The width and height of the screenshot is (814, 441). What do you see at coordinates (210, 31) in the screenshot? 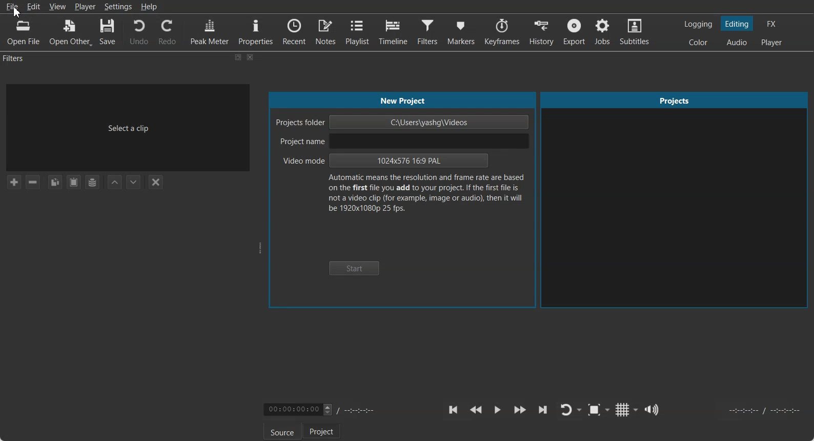
I see `Peak Meter` at bounding box center [210, 31].